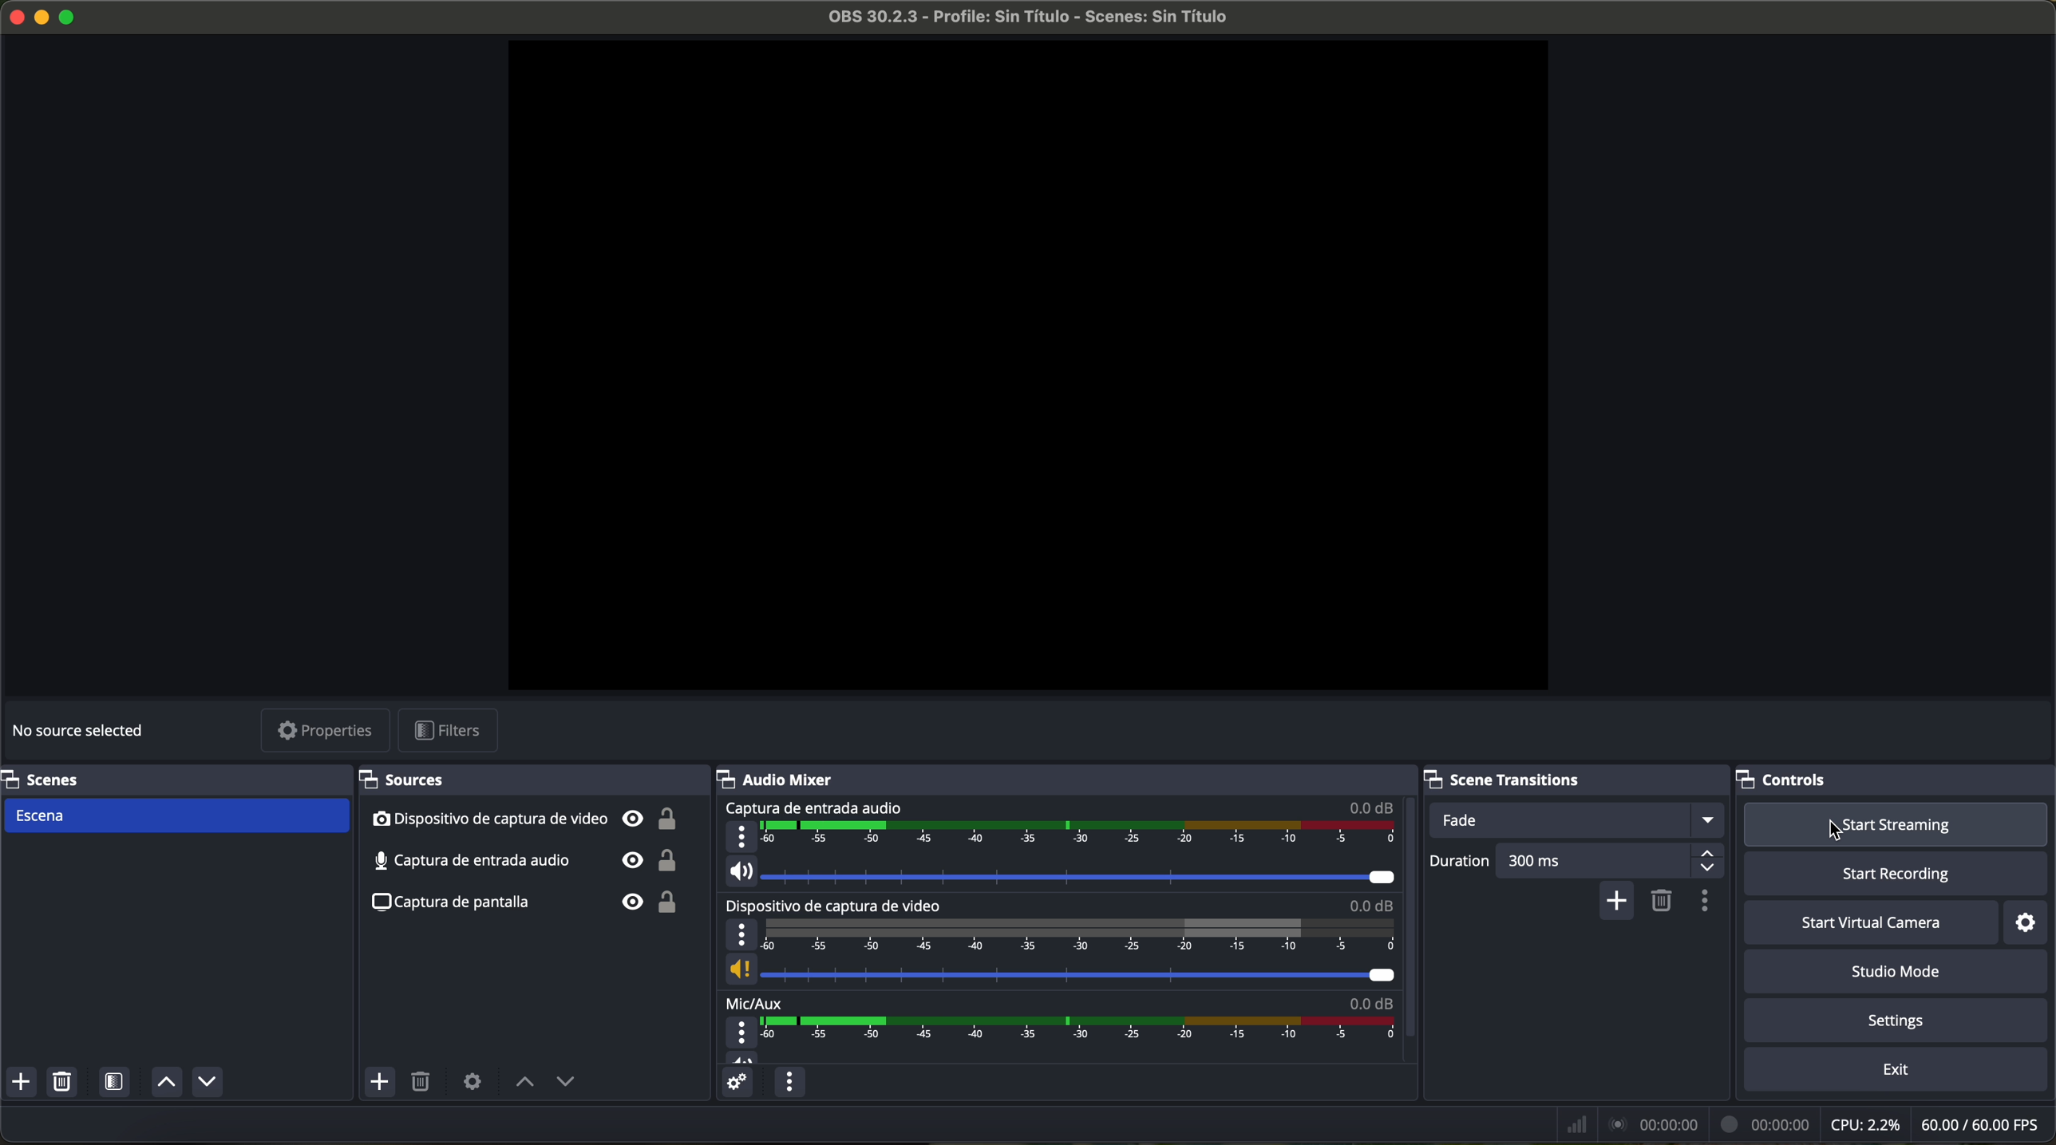  What do you see at coordinates (1068, 778) in the screenshot?
I see `audio mixer` at bounding box center [1068, 778].